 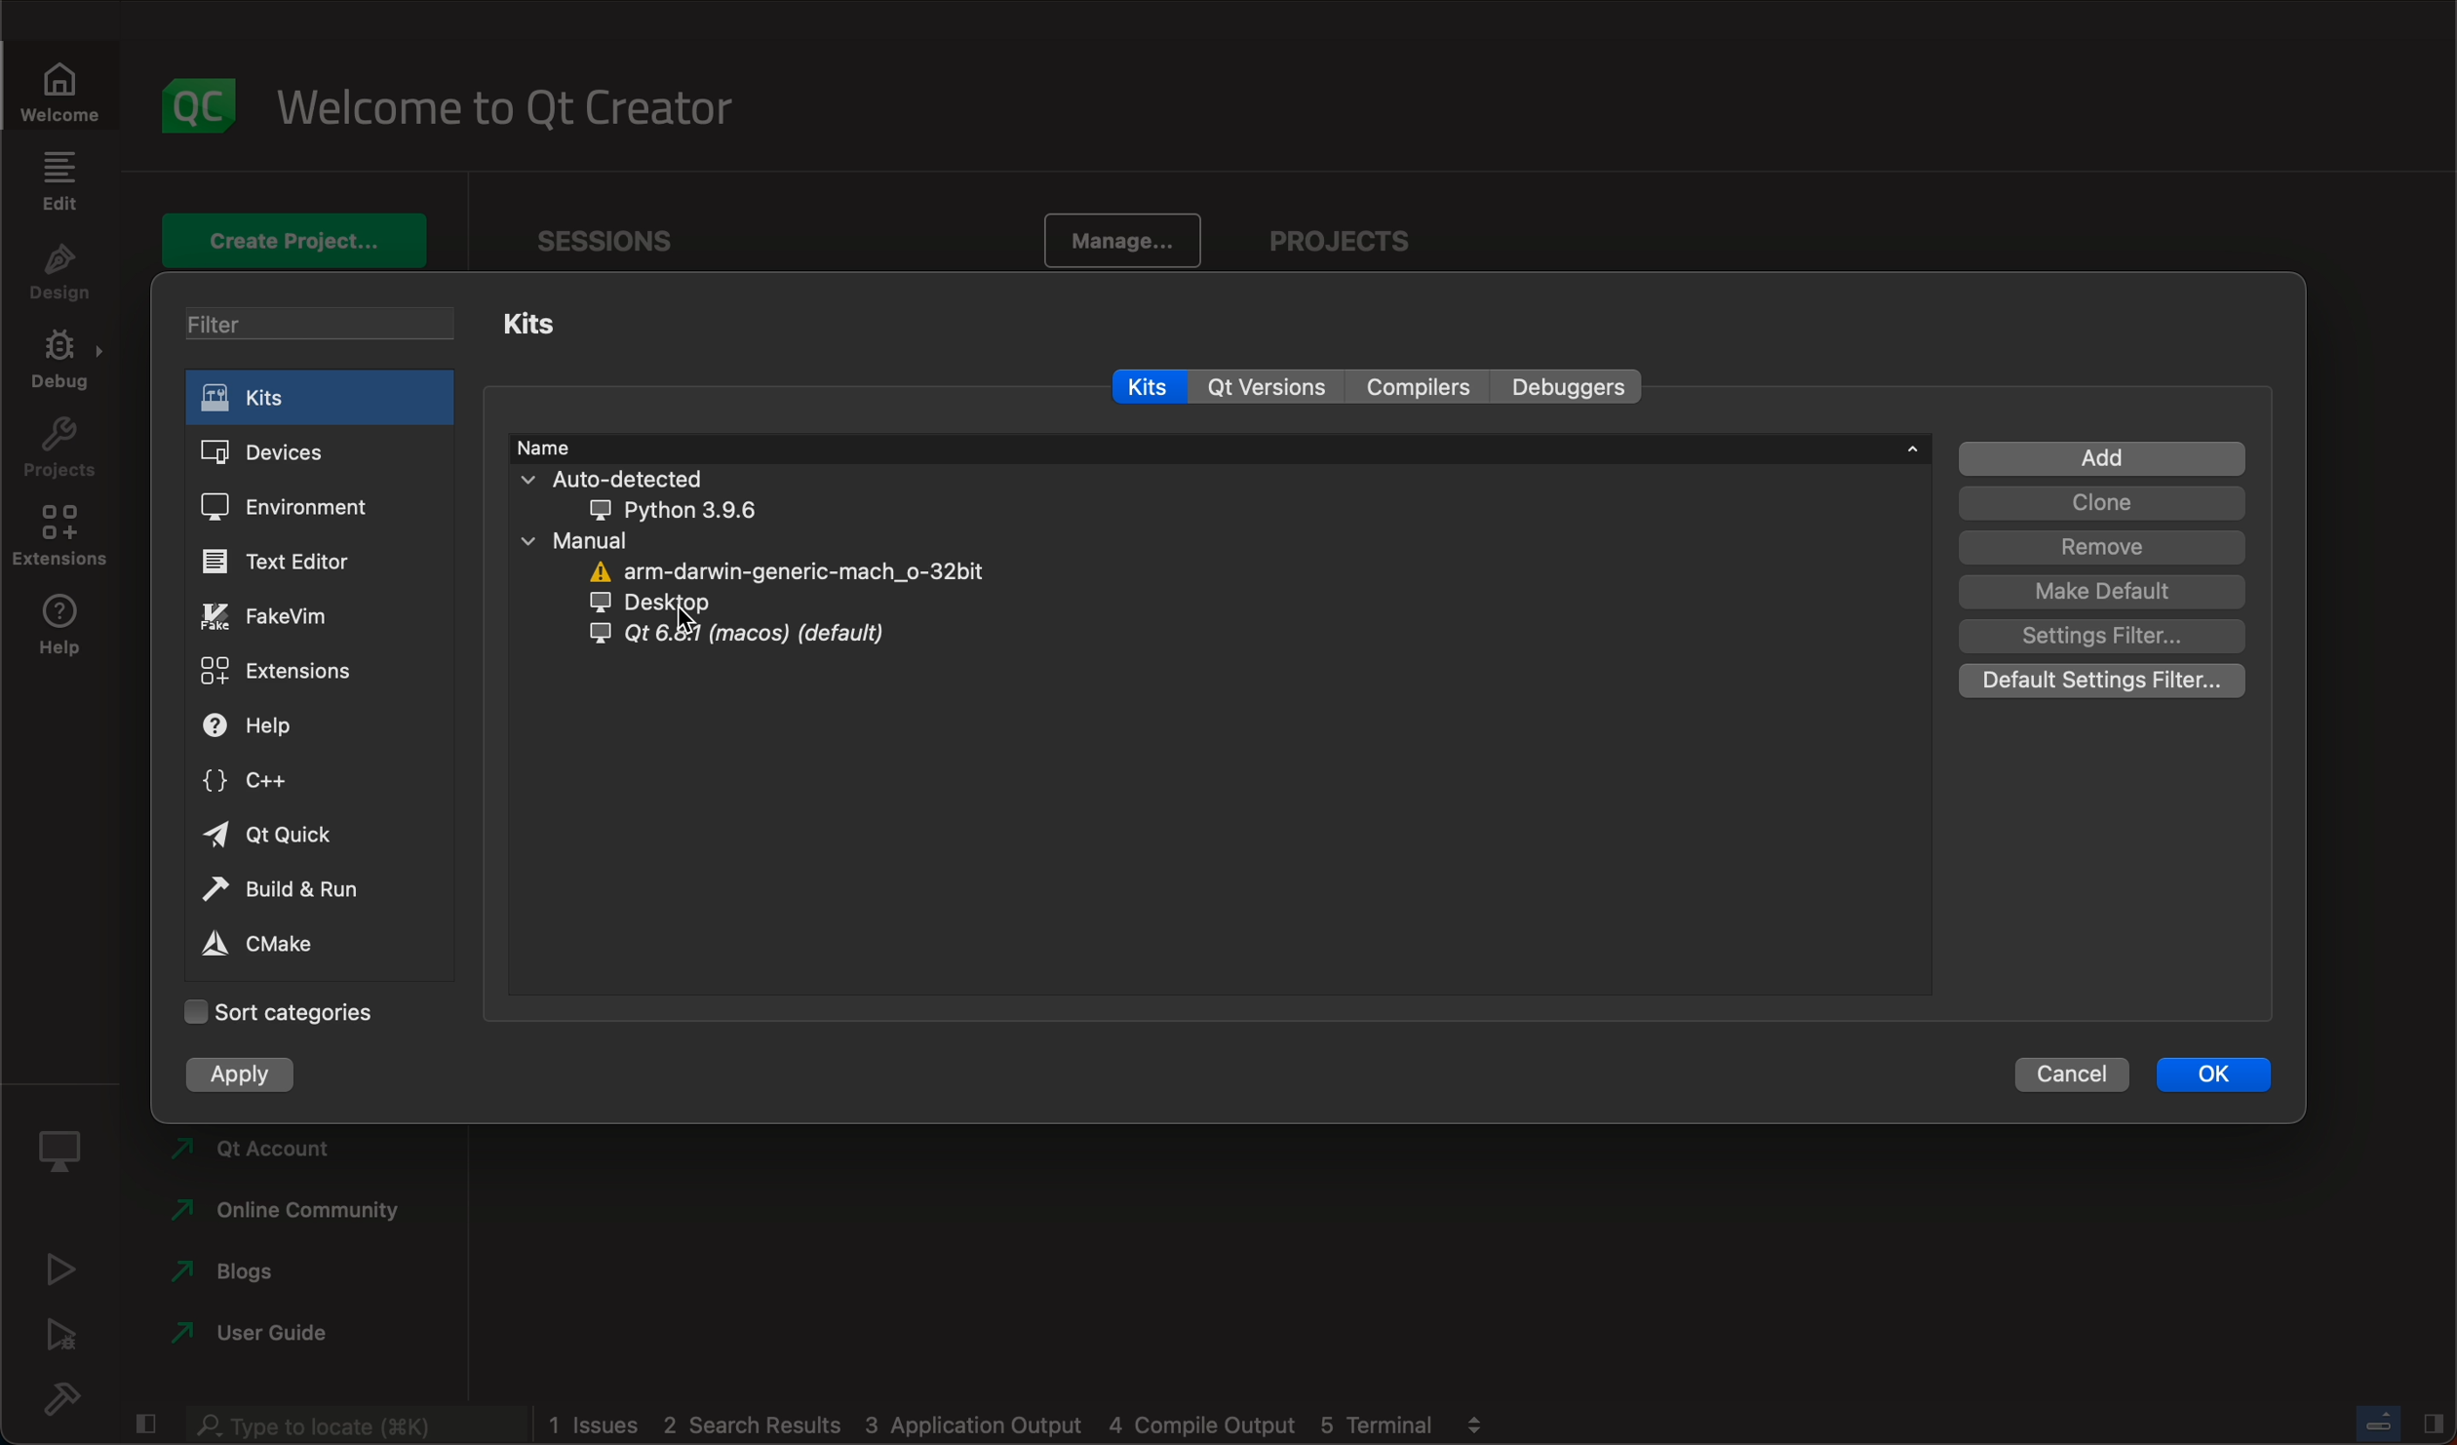 What do you see at coordinates (2432, 1420) in the screenshot?
I see `Hide/Show right sidebar` at bounding box center [2432, 1420].